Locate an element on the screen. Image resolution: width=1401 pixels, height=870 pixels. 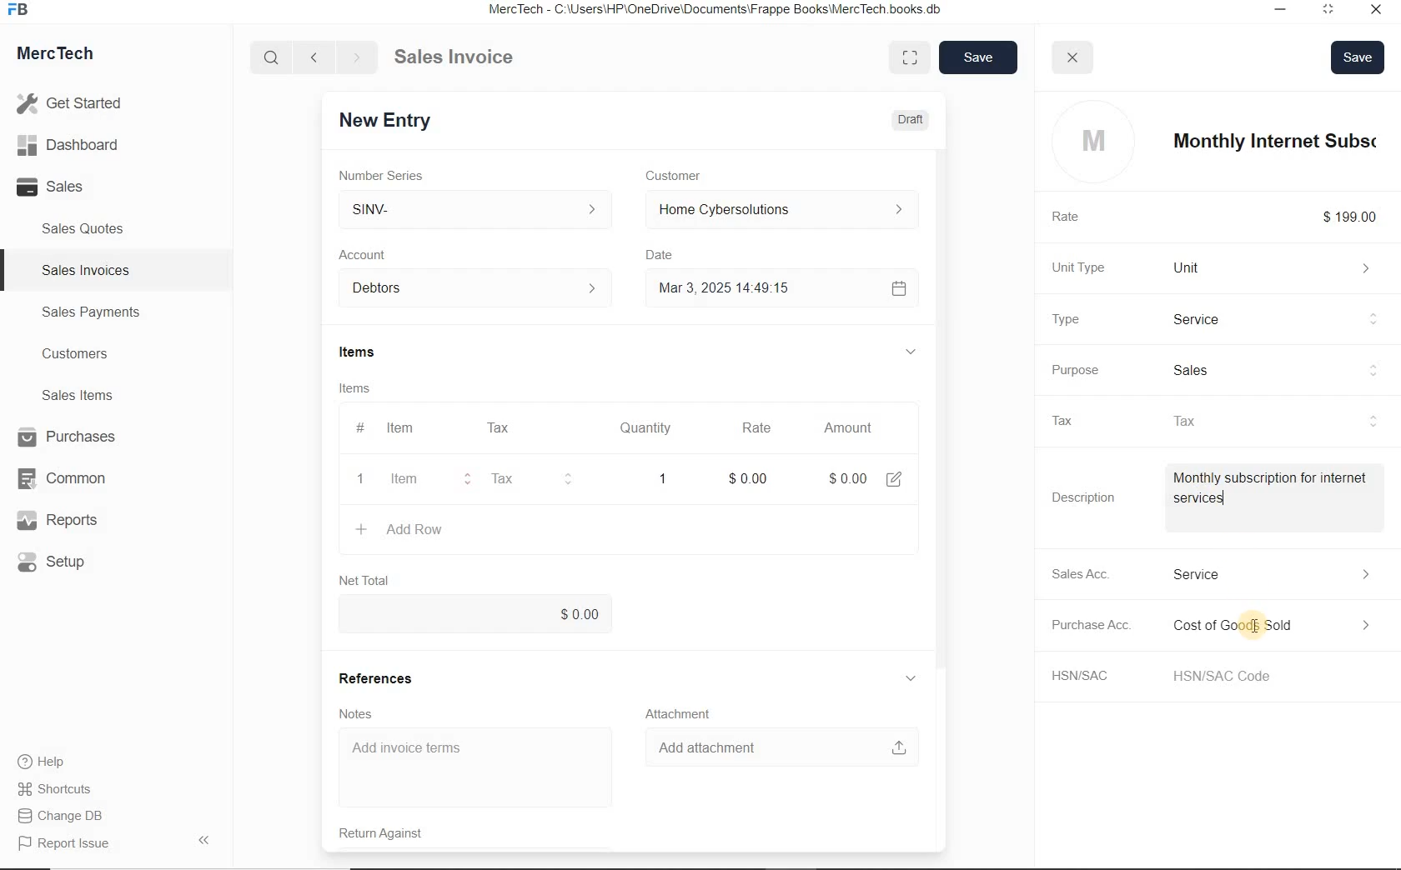
Return Against is located at coordinates (392, 832).